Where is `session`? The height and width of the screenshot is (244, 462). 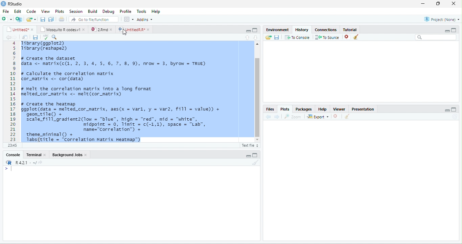
session is located at coordinates (76, 11).